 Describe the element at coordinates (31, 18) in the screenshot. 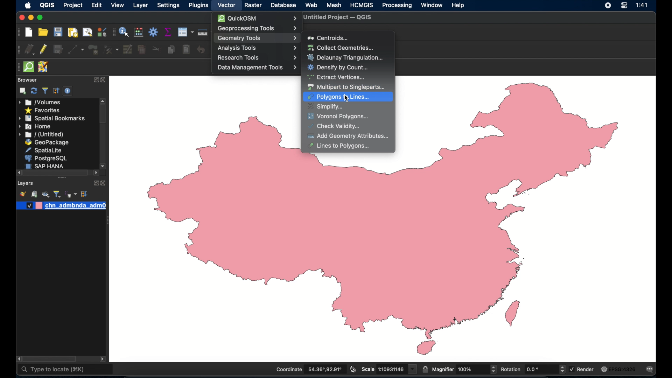

I see `minimize` at that location.